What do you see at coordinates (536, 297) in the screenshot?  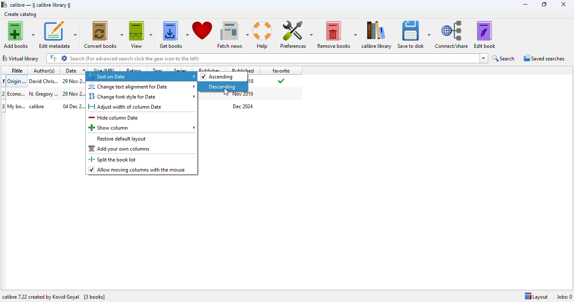 I see `layout` at bounding box center [536, 297].